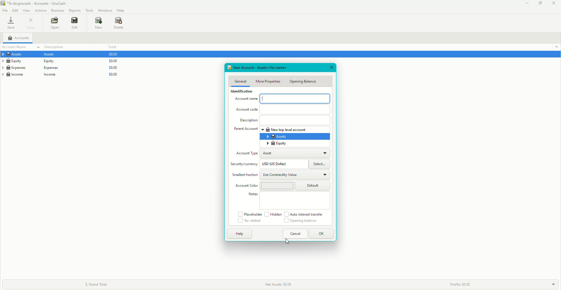 The image size is (561, 290). I want to click on Equity, so click(277, 144).